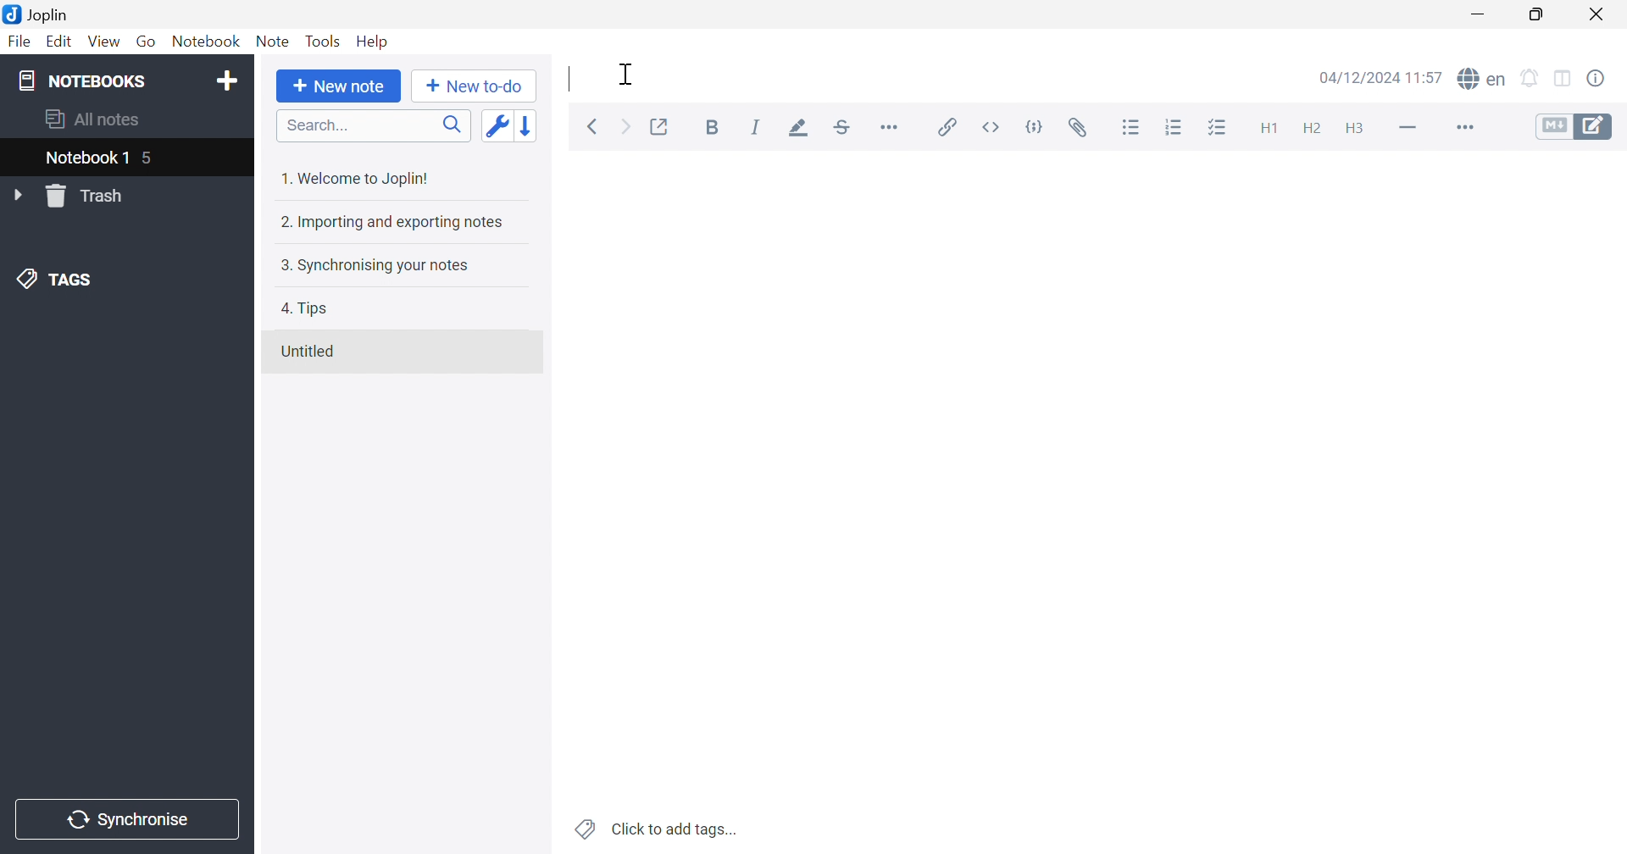  What do you see at coordinates (1598, 13) in the screenshot?
I see `Close` at bounding box center [1598, 13].